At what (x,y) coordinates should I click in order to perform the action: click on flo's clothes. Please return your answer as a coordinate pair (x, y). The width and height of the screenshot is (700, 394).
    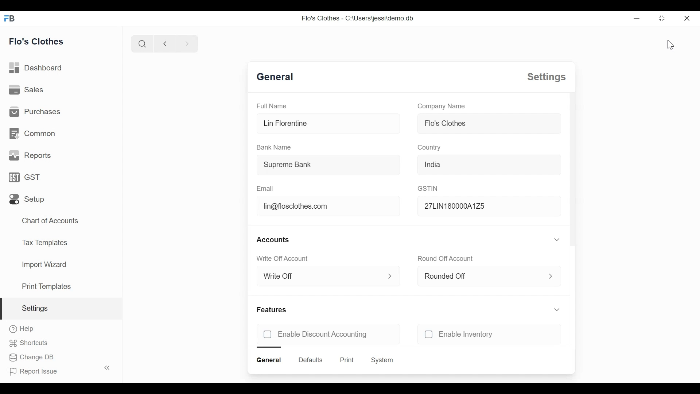
    Looking at the image, I should click on (36, 41).